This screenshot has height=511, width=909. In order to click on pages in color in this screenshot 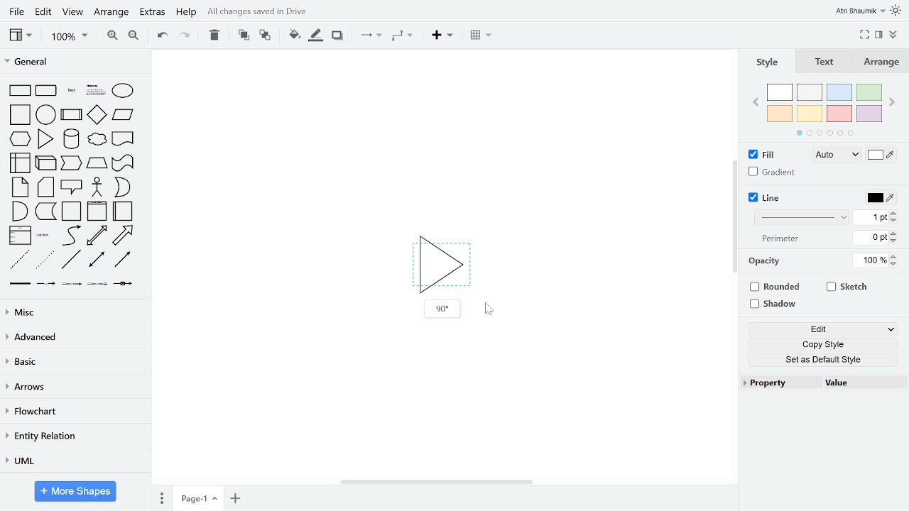, I will do `click(824, 133)`.